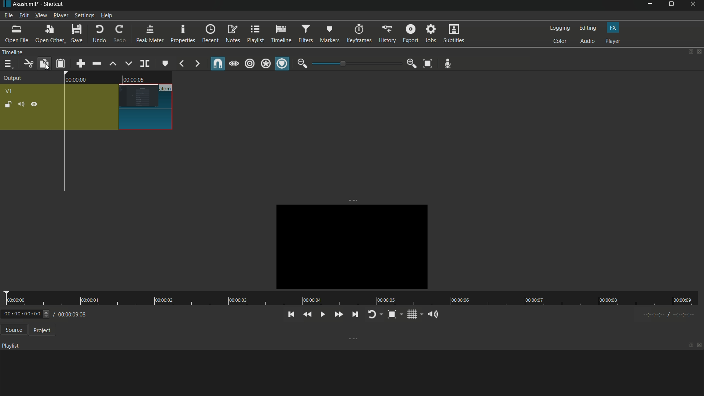  I want to click on |00:00:05, so click(134, 78).